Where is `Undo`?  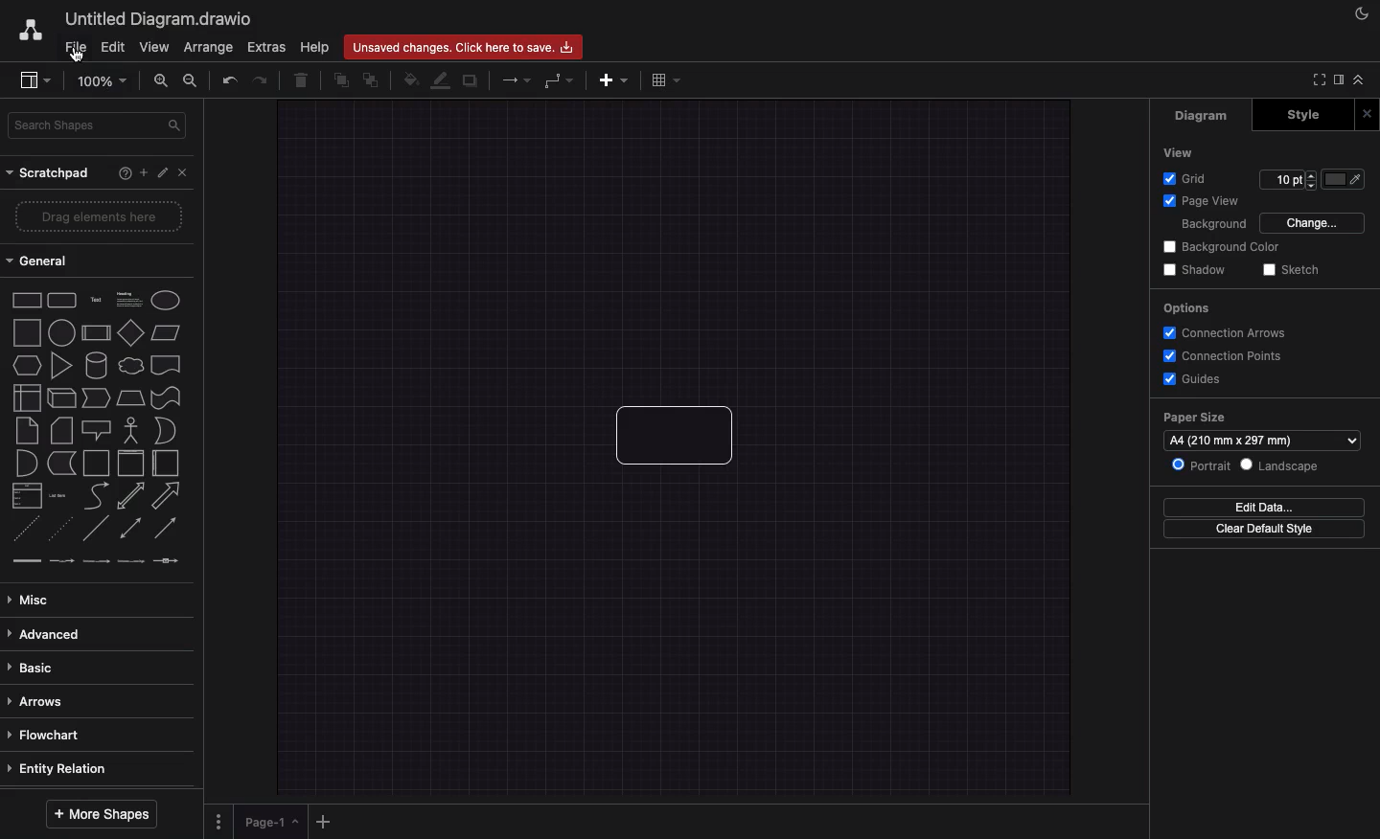 Undo is located at coordinates (228, 80).